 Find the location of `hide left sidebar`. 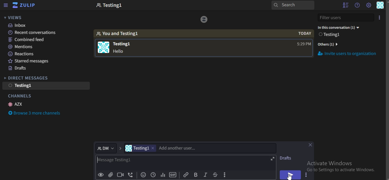

hide left sidebar is located at coordinates (6, 6).